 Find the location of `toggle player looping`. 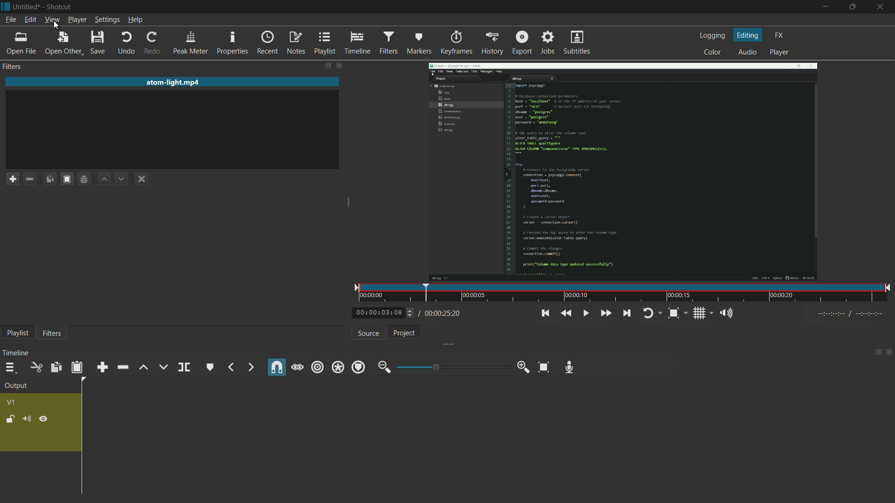

toggle player looping is located at coordinates (649, 313).